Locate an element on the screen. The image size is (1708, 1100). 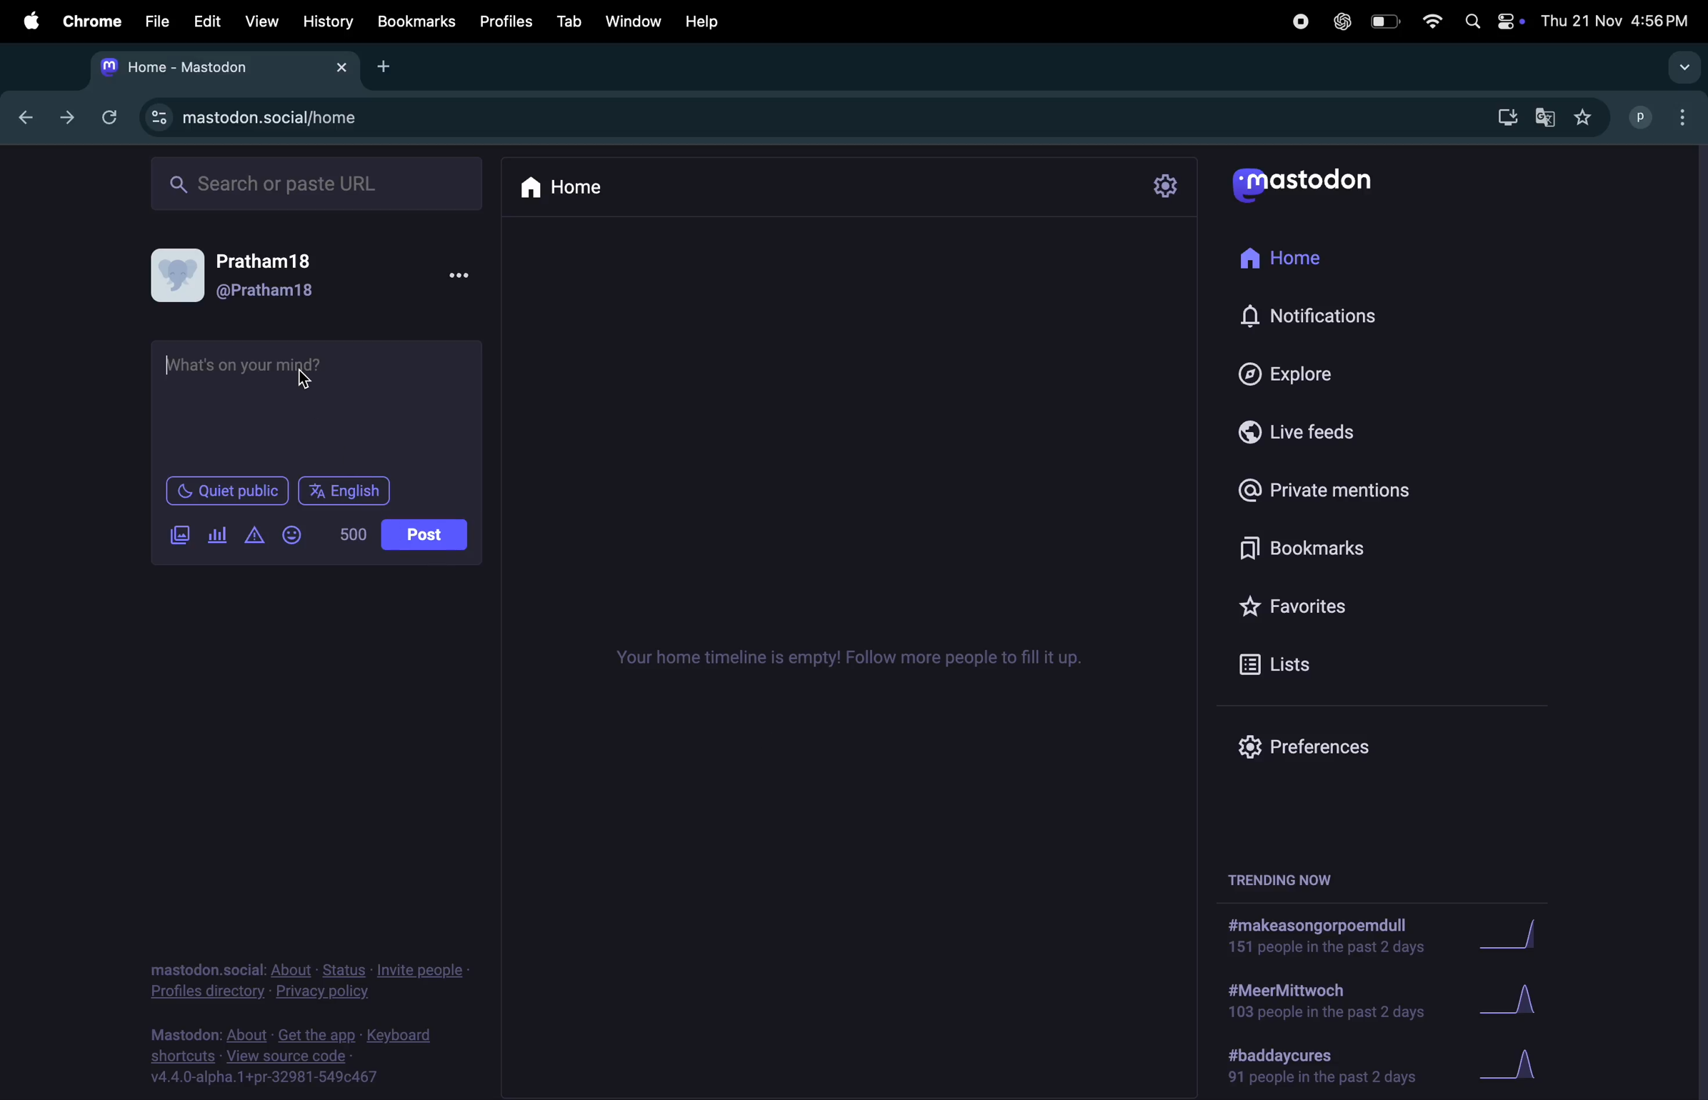
privacy statement is located at coordinates (309, 979).